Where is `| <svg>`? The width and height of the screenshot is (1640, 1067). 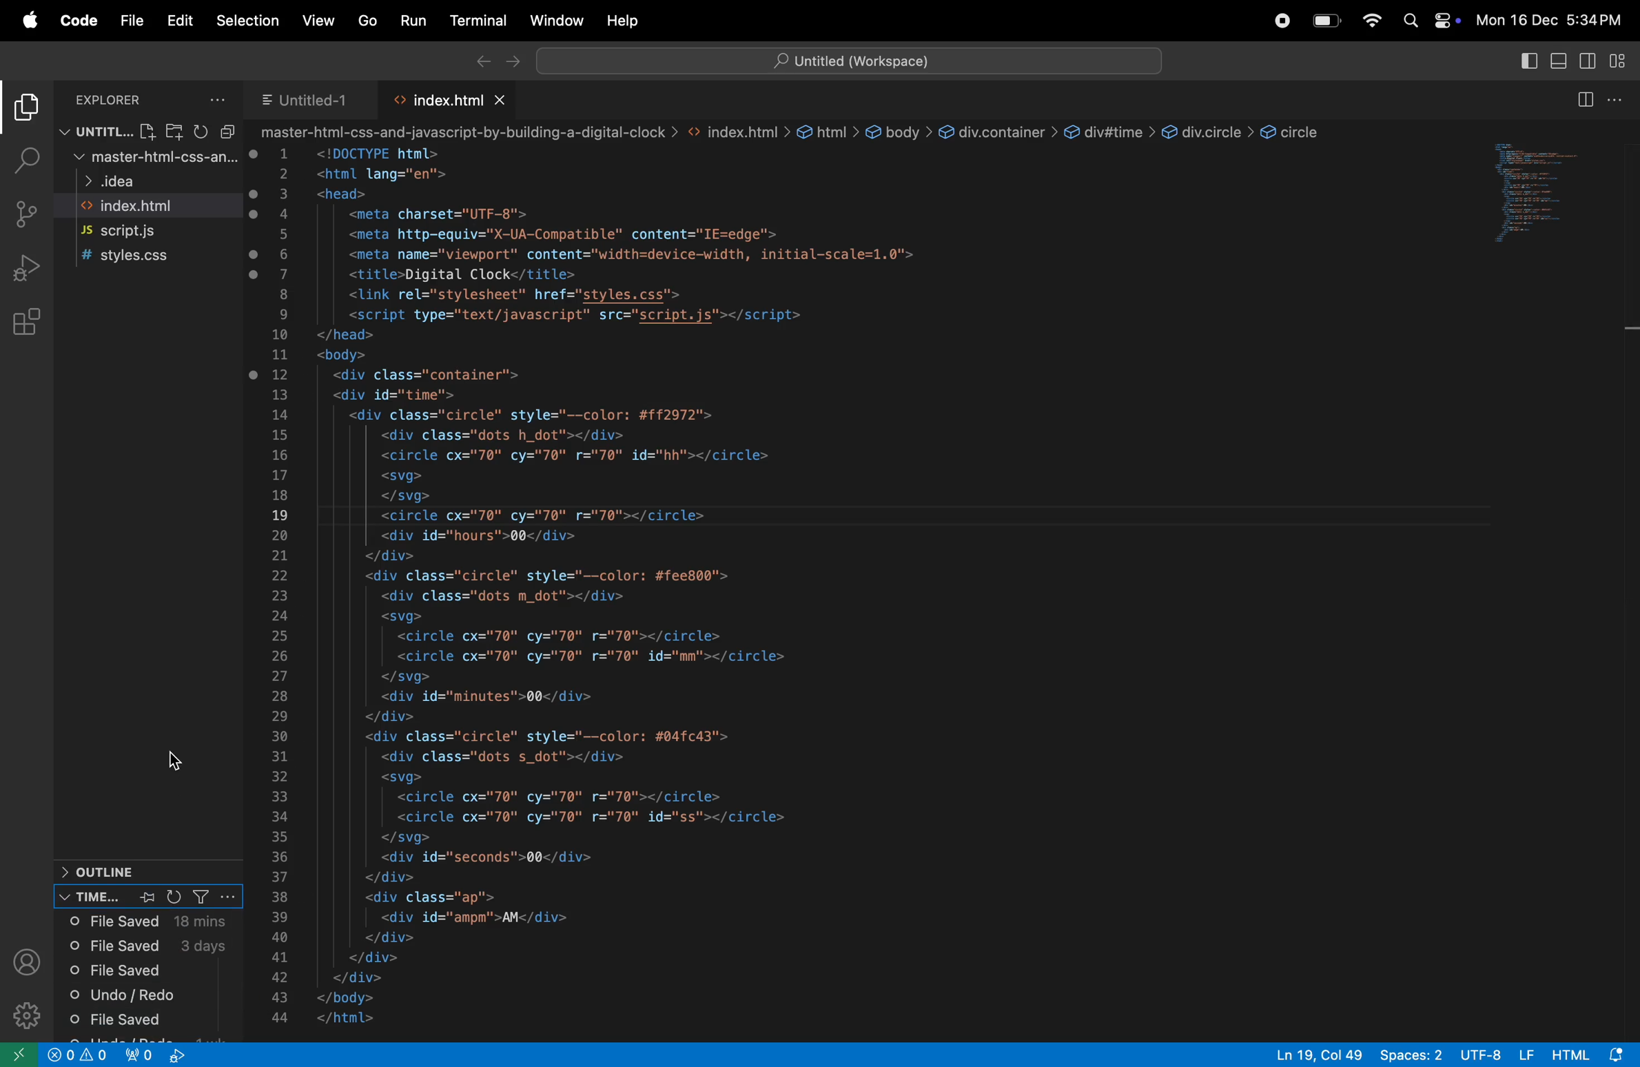
| <svg> is located at coordinates (398, 476).